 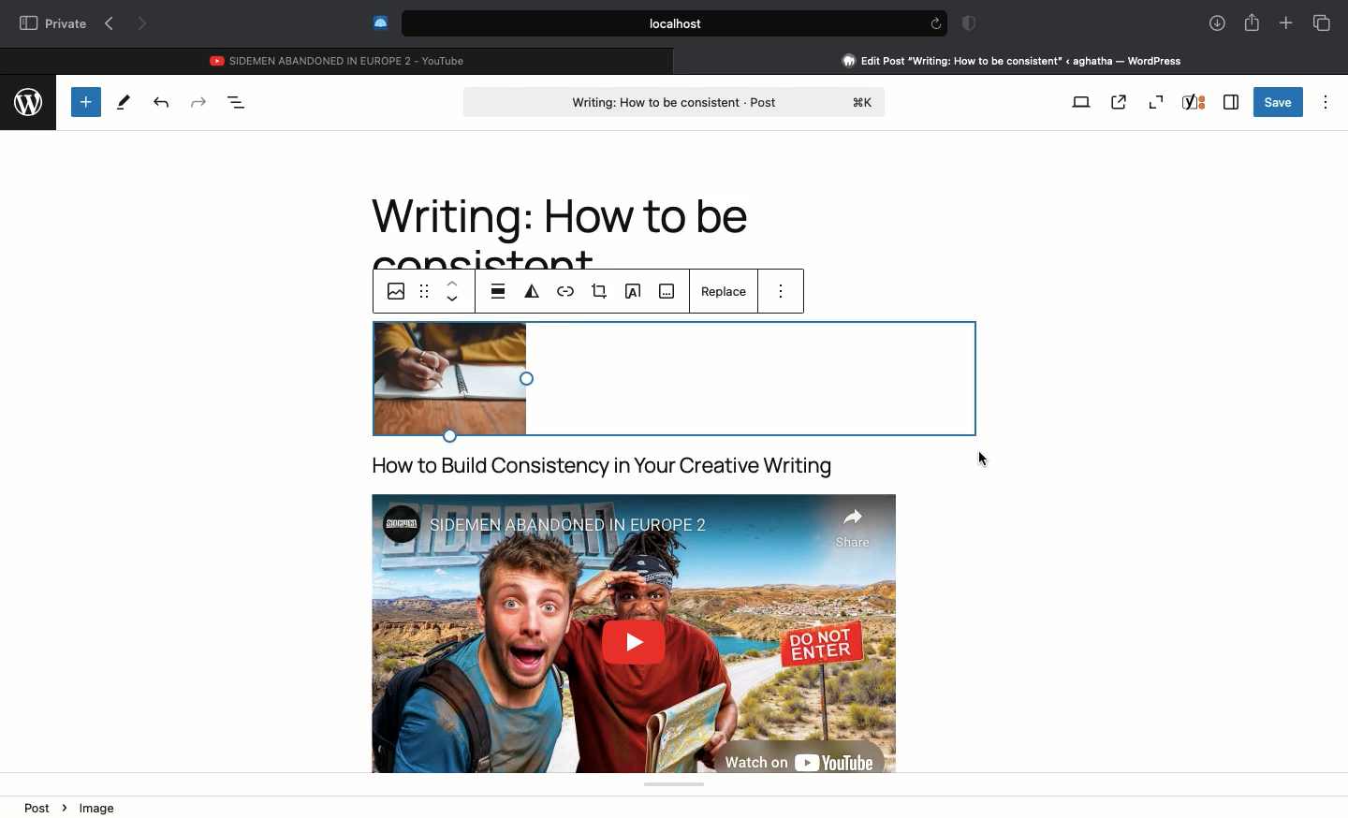 What do you see at coordinates (378, 22) in the screenshot?
I see `Extensions` at bounding box center [378, 22].